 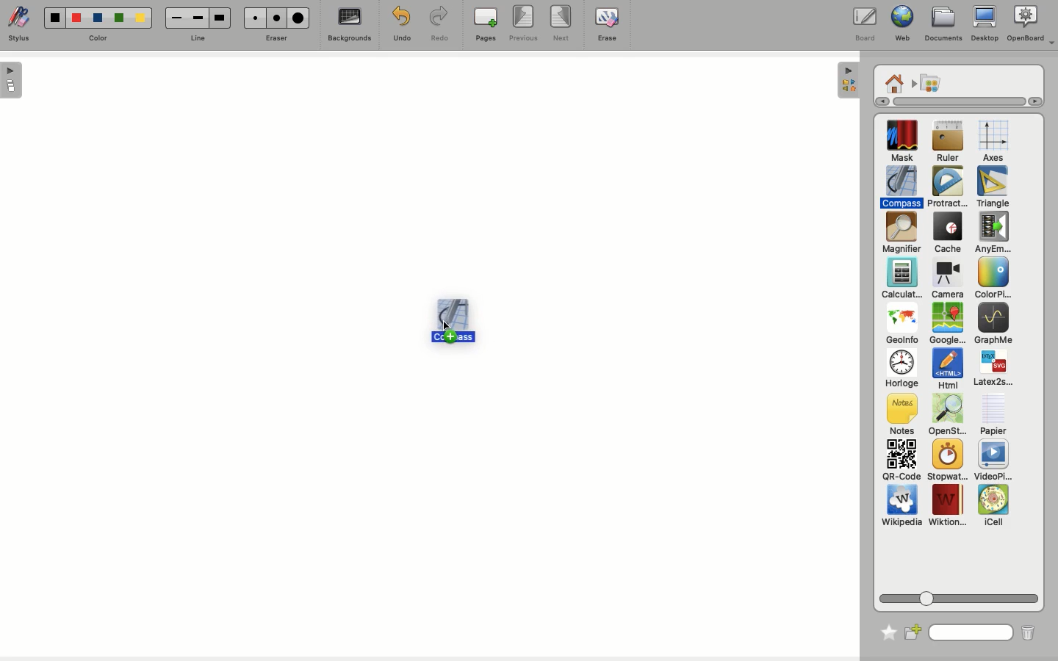 What do you see at coordinates (899, 415) in the screenshot?
I see `Notes` at bounding box center [899, 415].